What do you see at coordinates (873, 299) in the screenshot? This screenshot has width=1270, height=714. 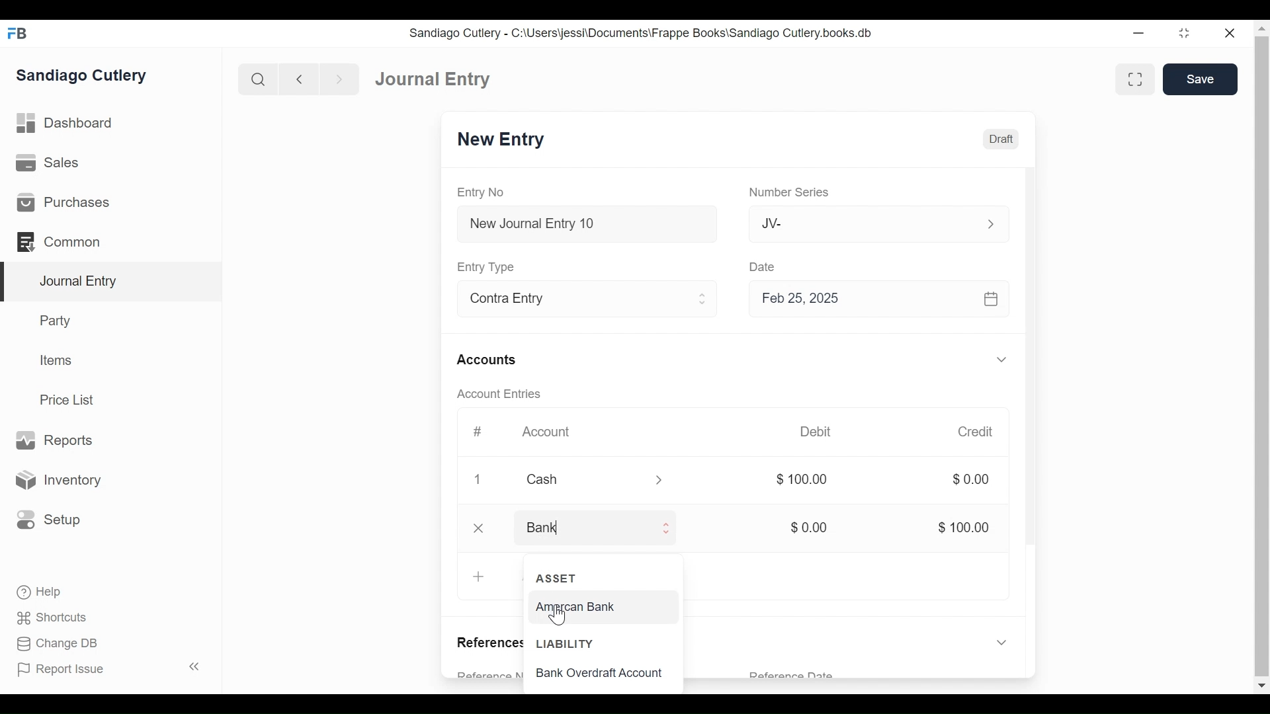 I see `Feb 25, 2025` at bounding box center [873, 299].